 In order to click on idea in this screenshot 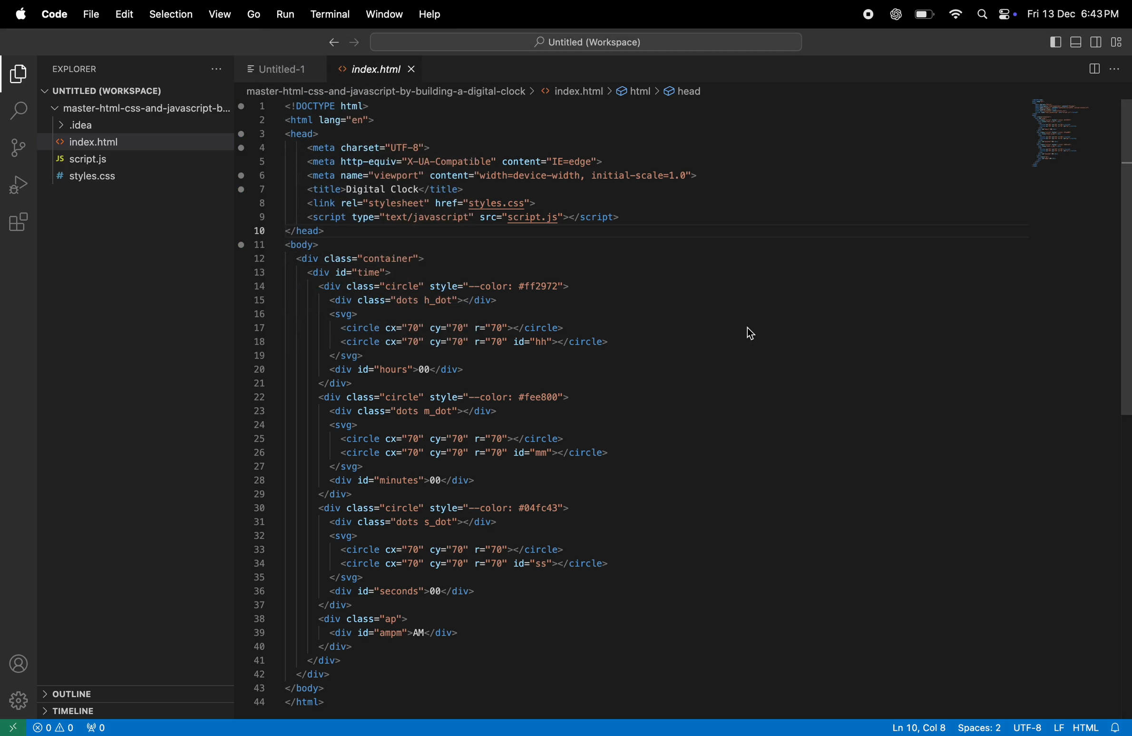, I will do `click(82, 126)`.